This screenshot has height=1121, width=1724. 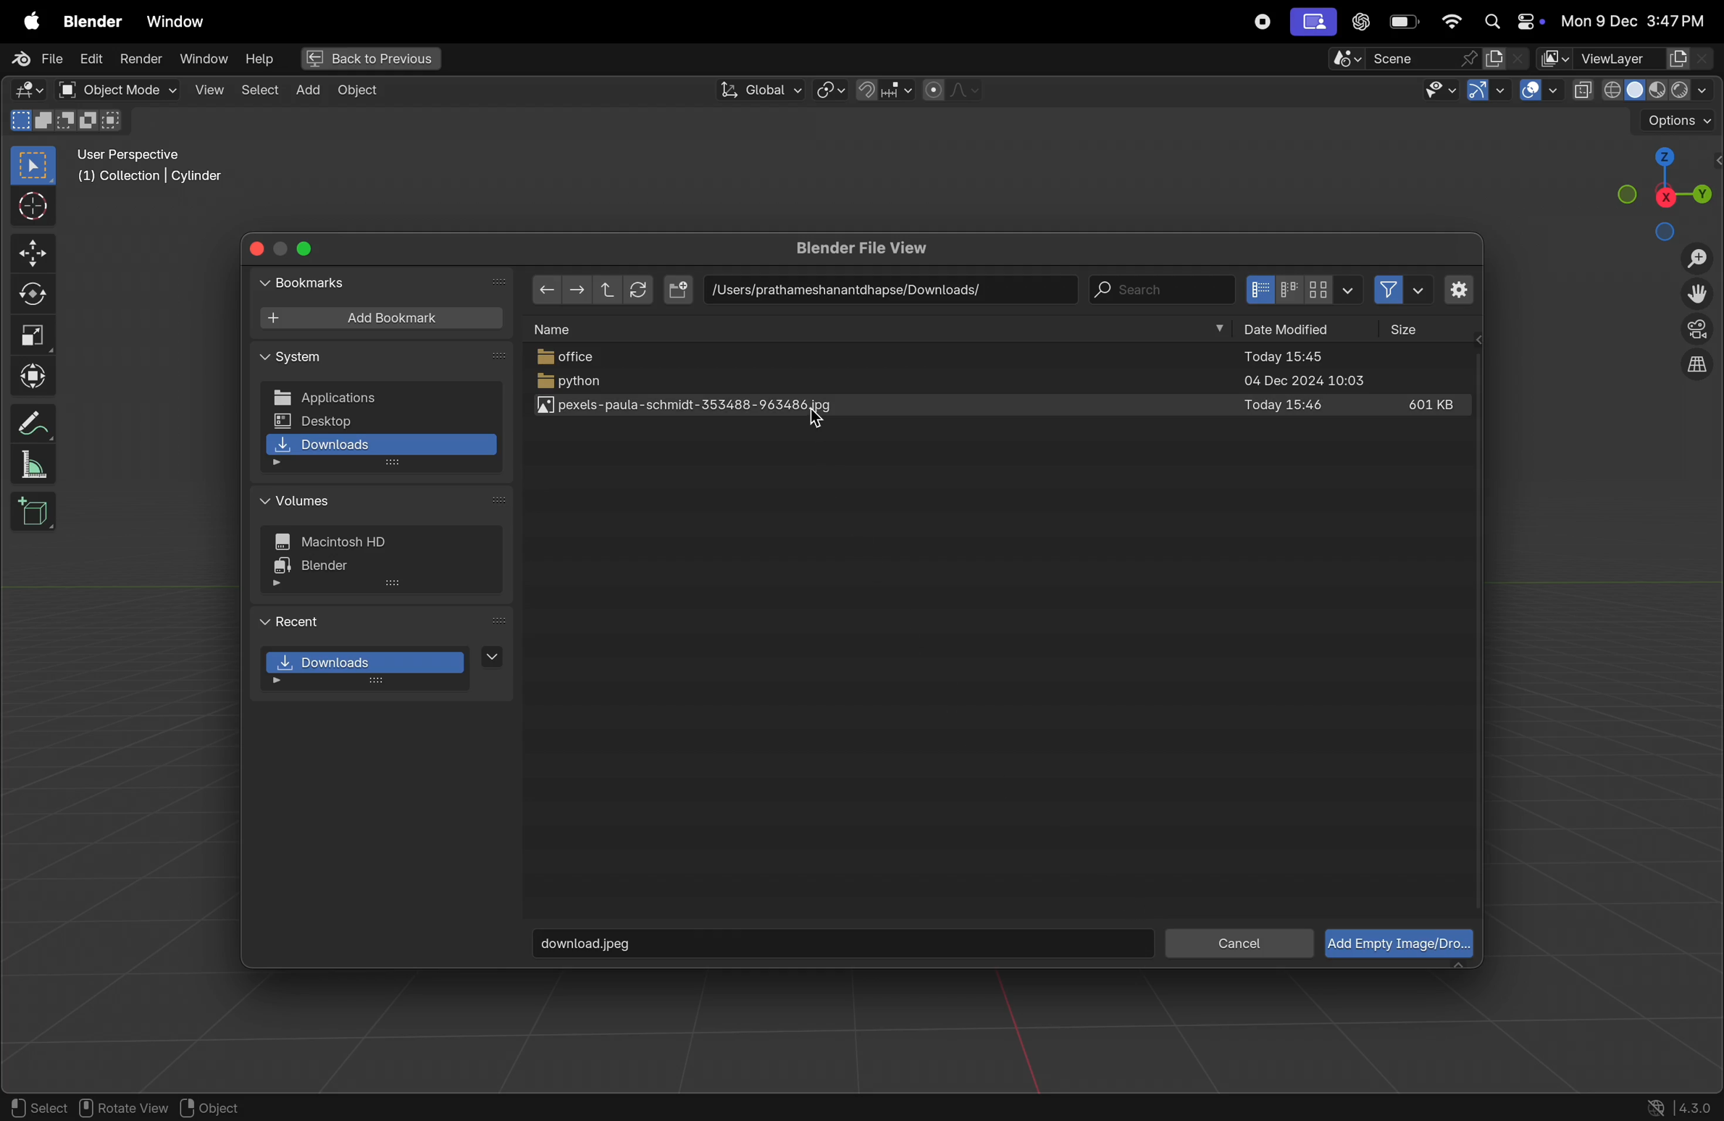 What do you see at coordinates (603, 288) in the screenshot?
I see `upward` at bounding box center [603, 288].